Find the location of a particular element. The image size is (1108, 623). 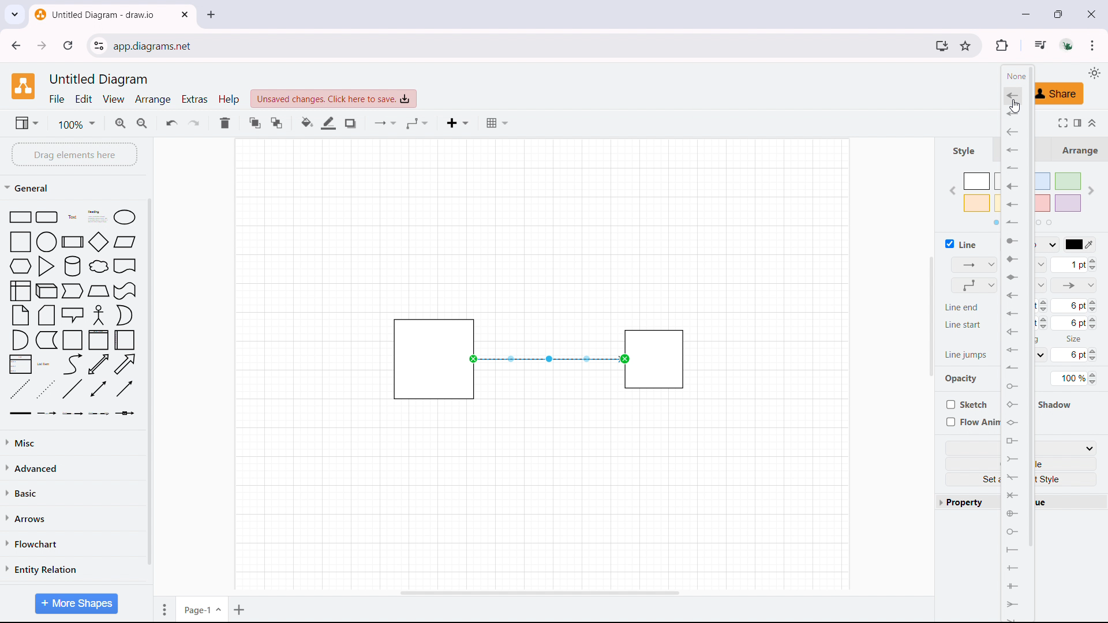

connector selected is located at coordinates (547, 359).